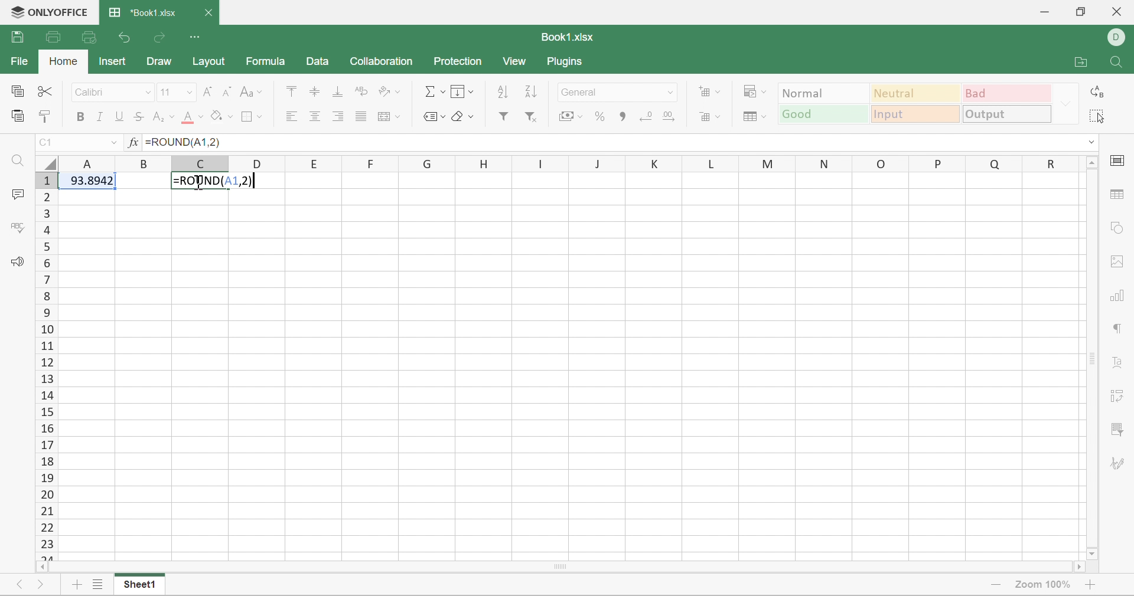 This screenshot has height=596, width=1134. I want to click on Good, so click(825, 114).